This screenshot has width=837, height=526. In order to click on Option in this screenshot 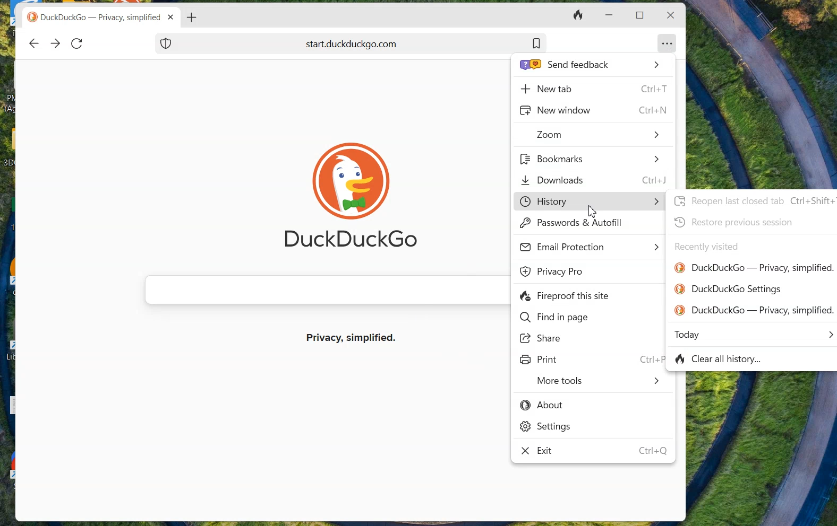, I will do `click(668, 40)`.